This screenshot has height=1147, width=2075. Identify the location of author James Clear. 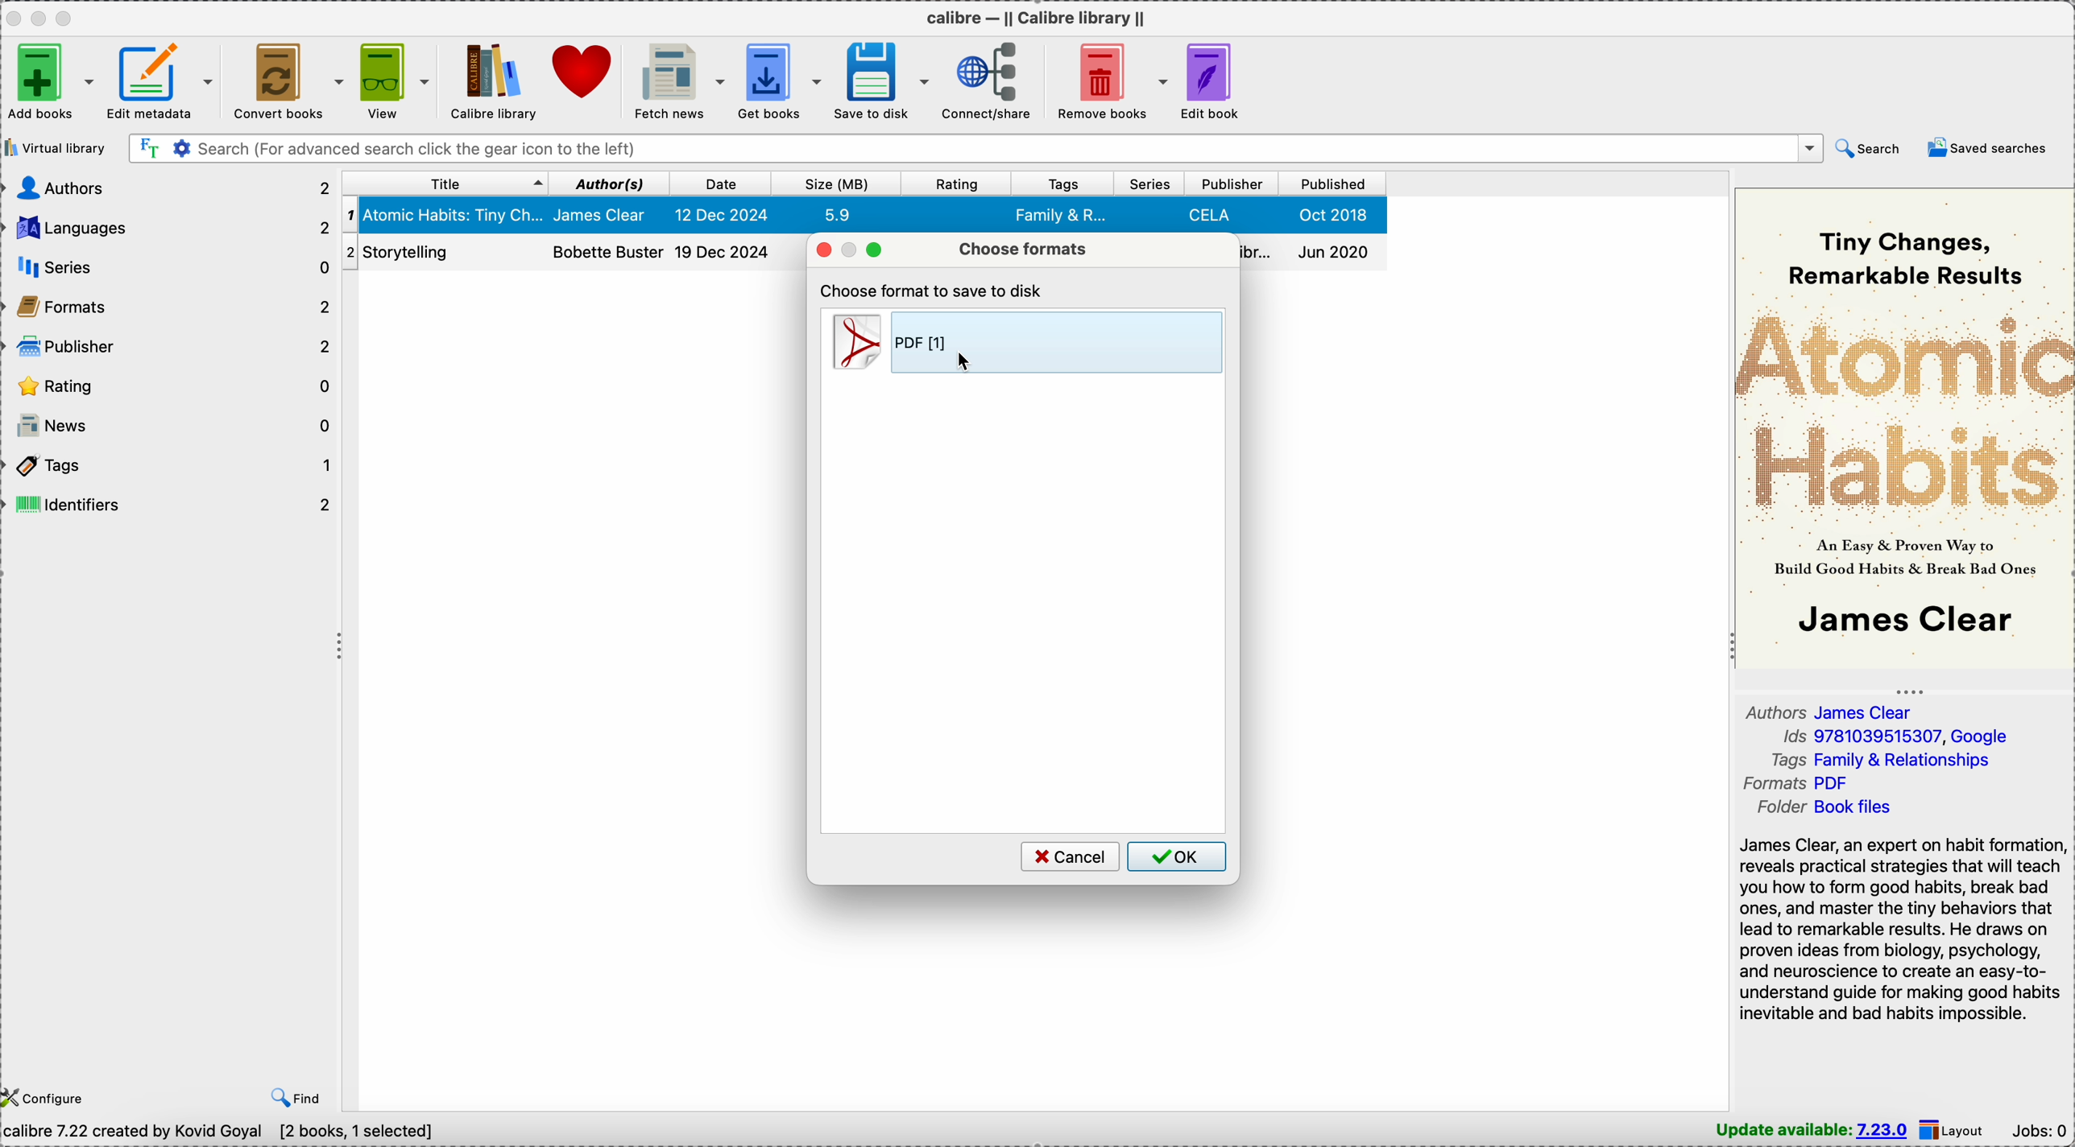
(1829, 711).